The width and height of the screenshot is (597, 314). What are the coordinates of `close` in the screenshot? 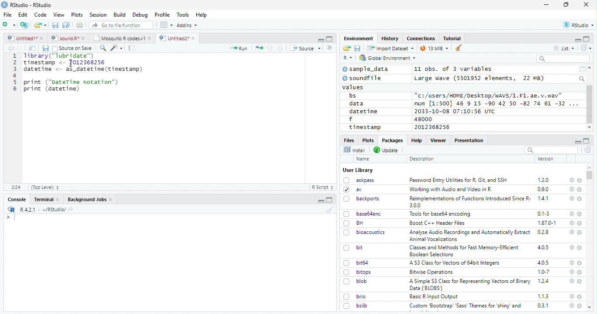 It's located at (580, 190).